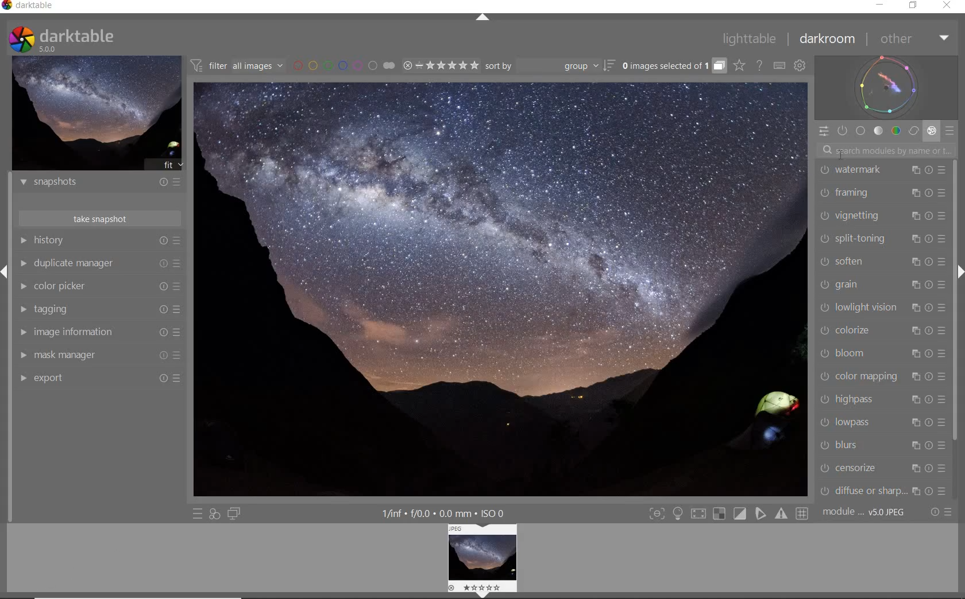 The image size is (965, 599). What do you see at coordinates (929, 378) in the screenshot?
I see `reset parameters` at bounding box center [929, 378].